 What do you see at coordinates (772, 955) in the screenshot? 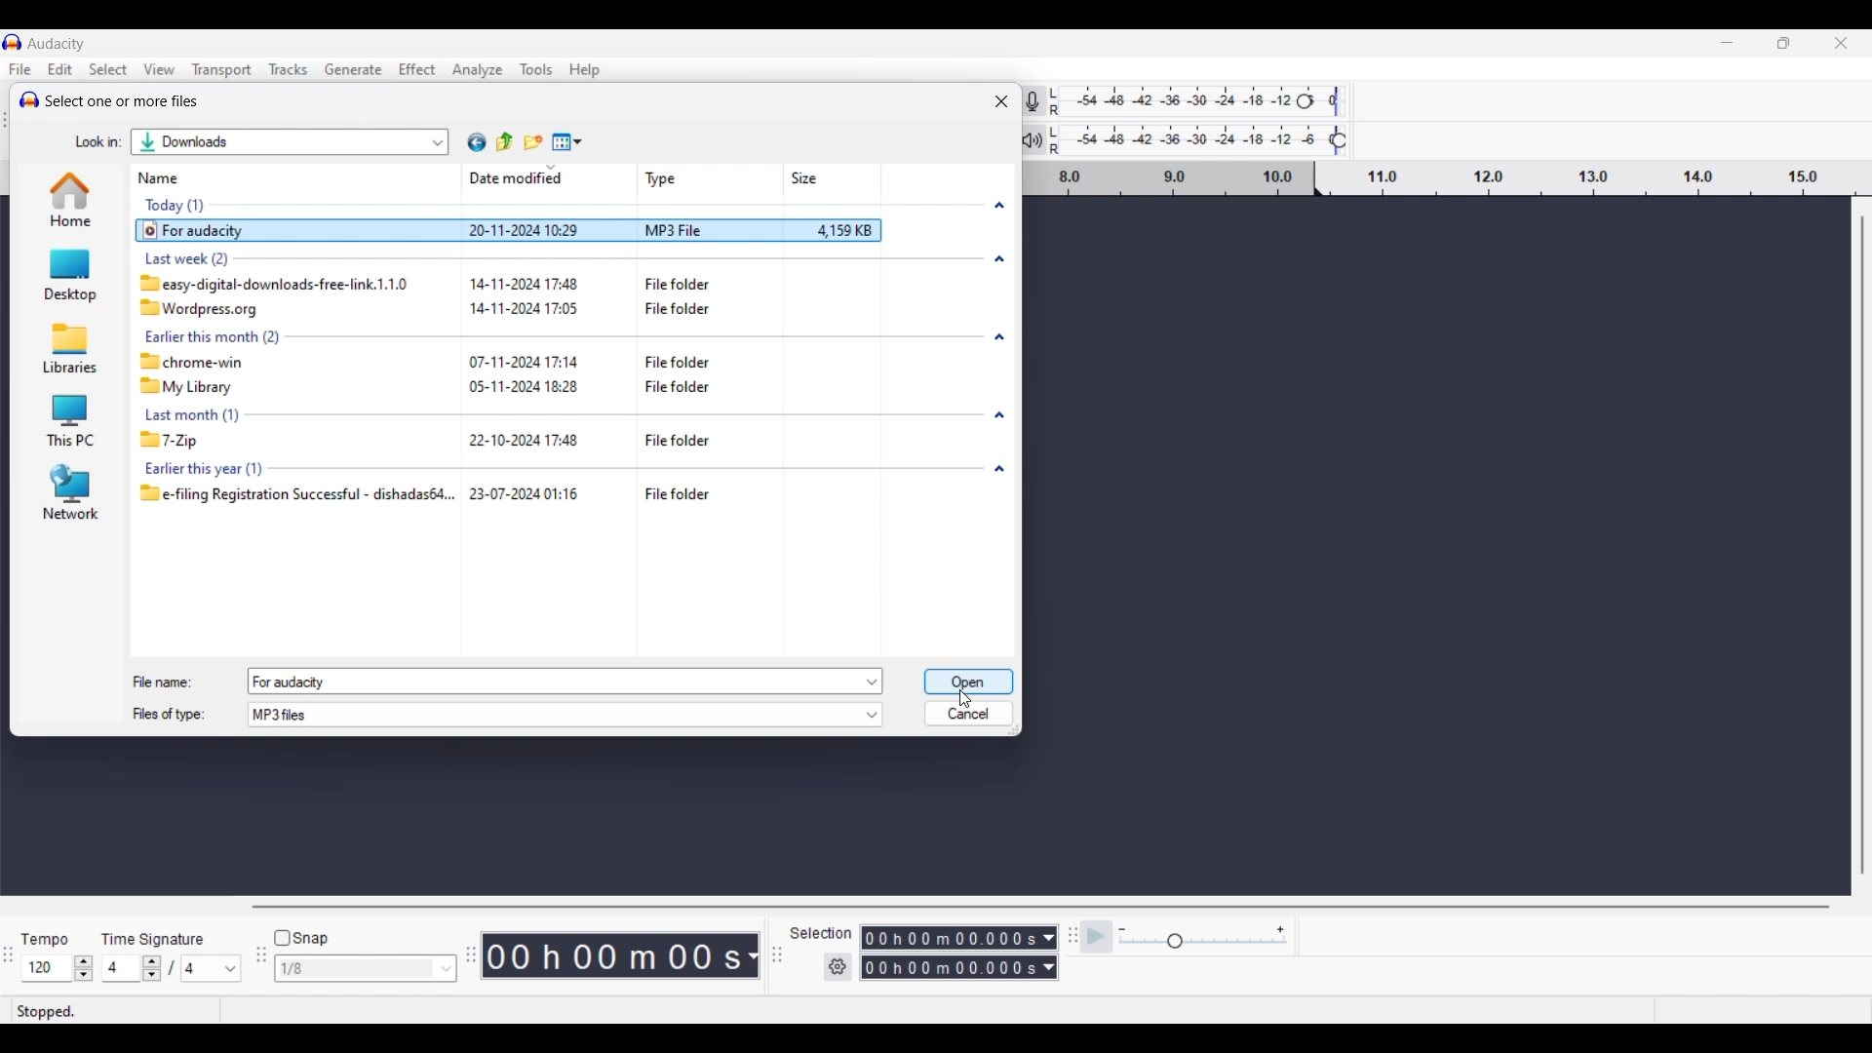
I see `selection toolbar` at bounding box center [772, 955].